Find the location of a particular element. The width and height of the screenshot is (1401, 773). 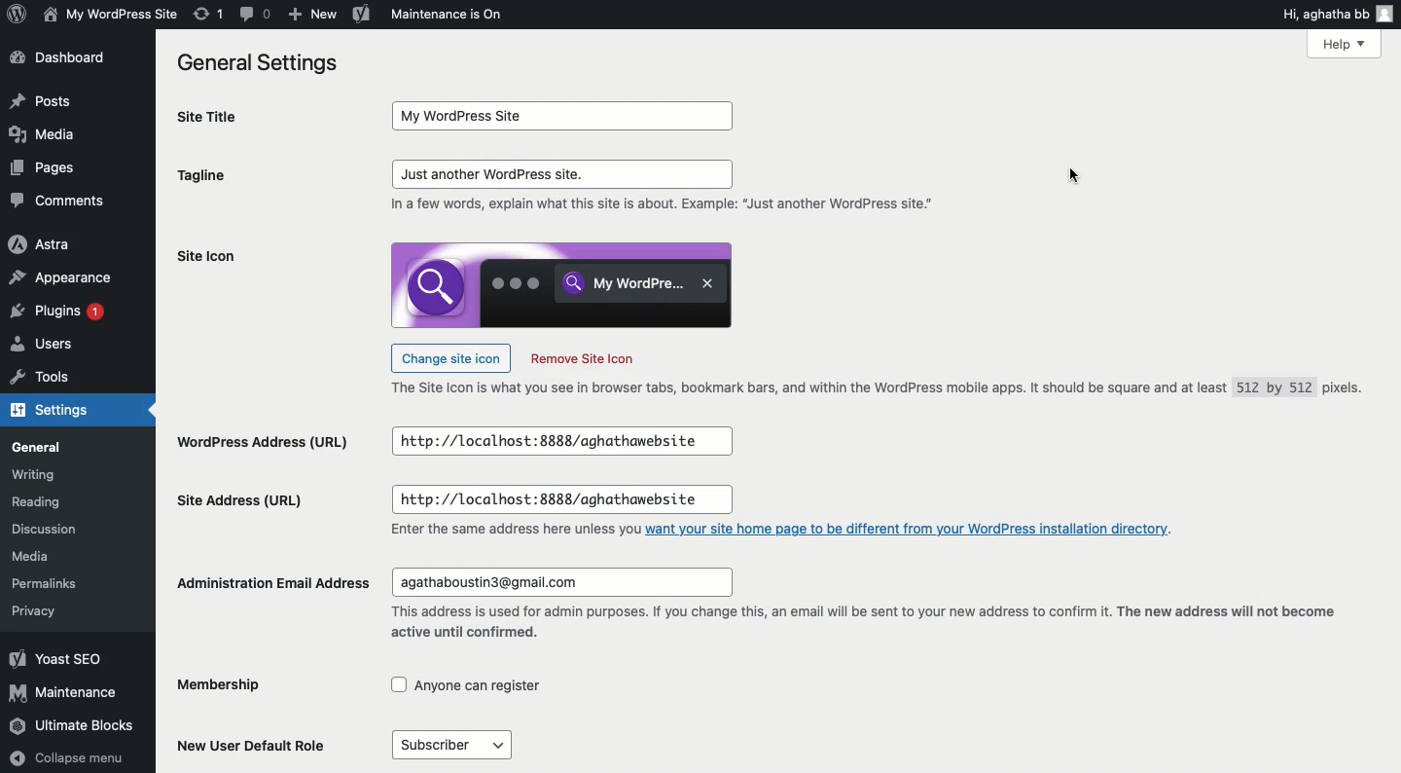

Tools is located at coordinates (42, 381).